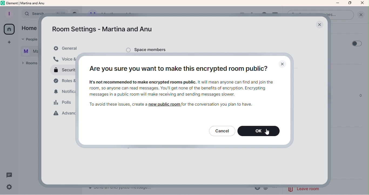  I want to click on Polls, so click(62, 103).